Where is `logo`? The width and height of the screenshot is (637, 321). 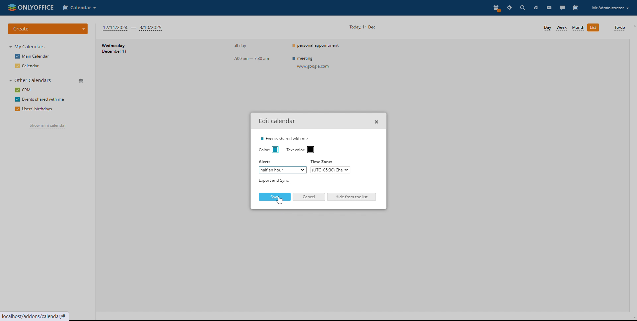
logo is located at coordinates (30, 8).